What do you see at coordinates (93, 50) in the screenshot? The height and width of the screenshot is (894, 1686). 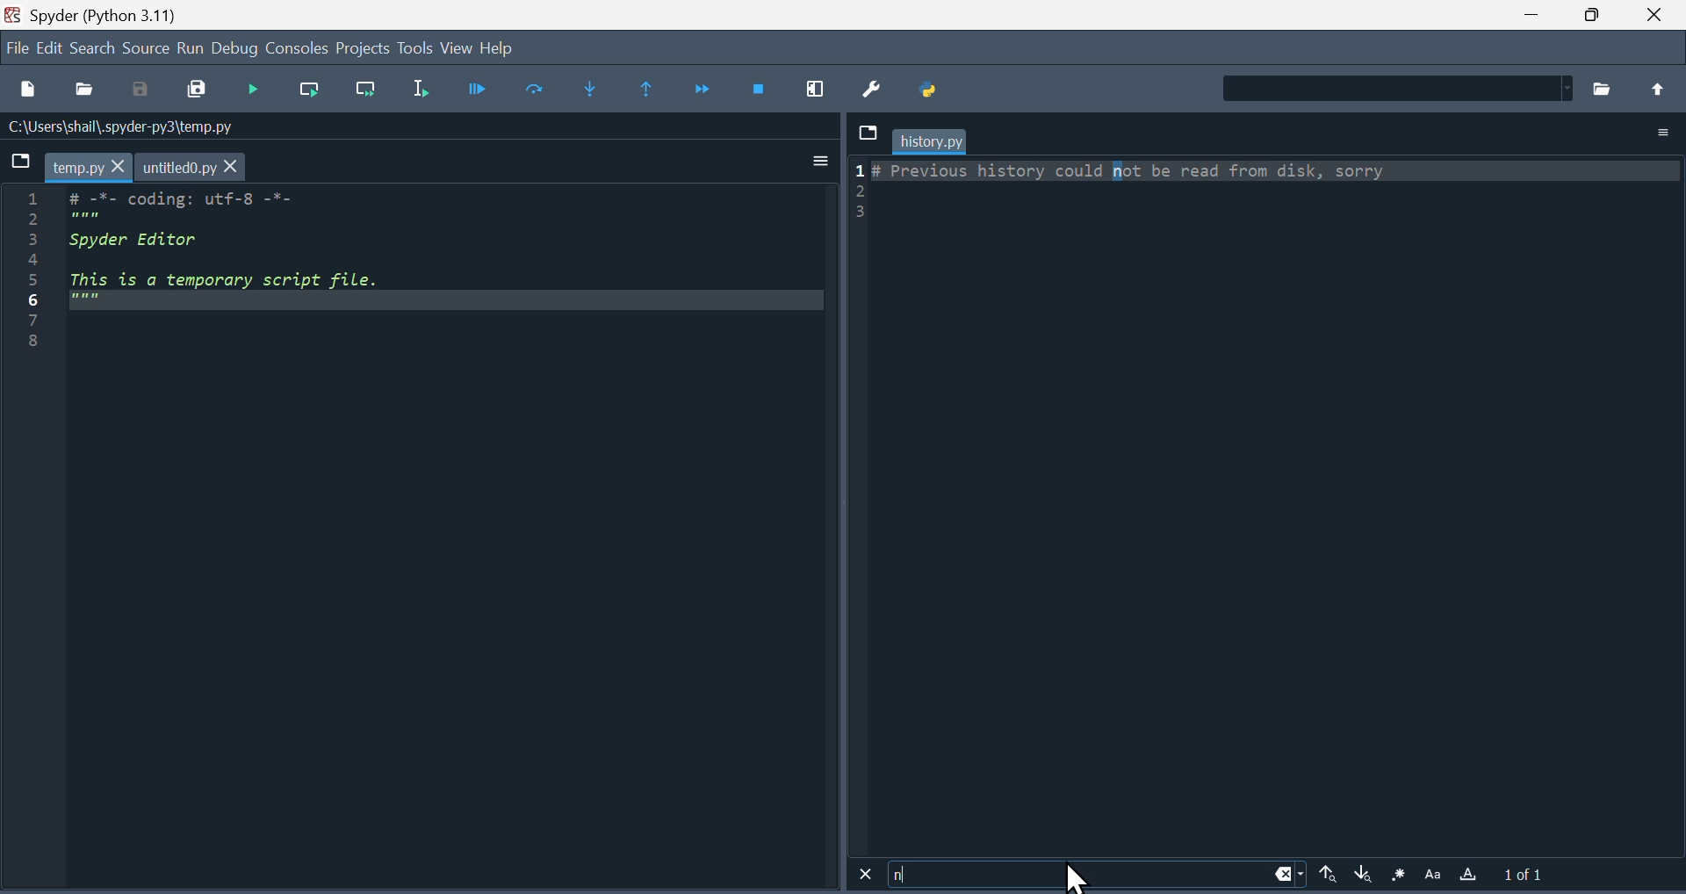 I see `Search` at bounding box center [93, 50].